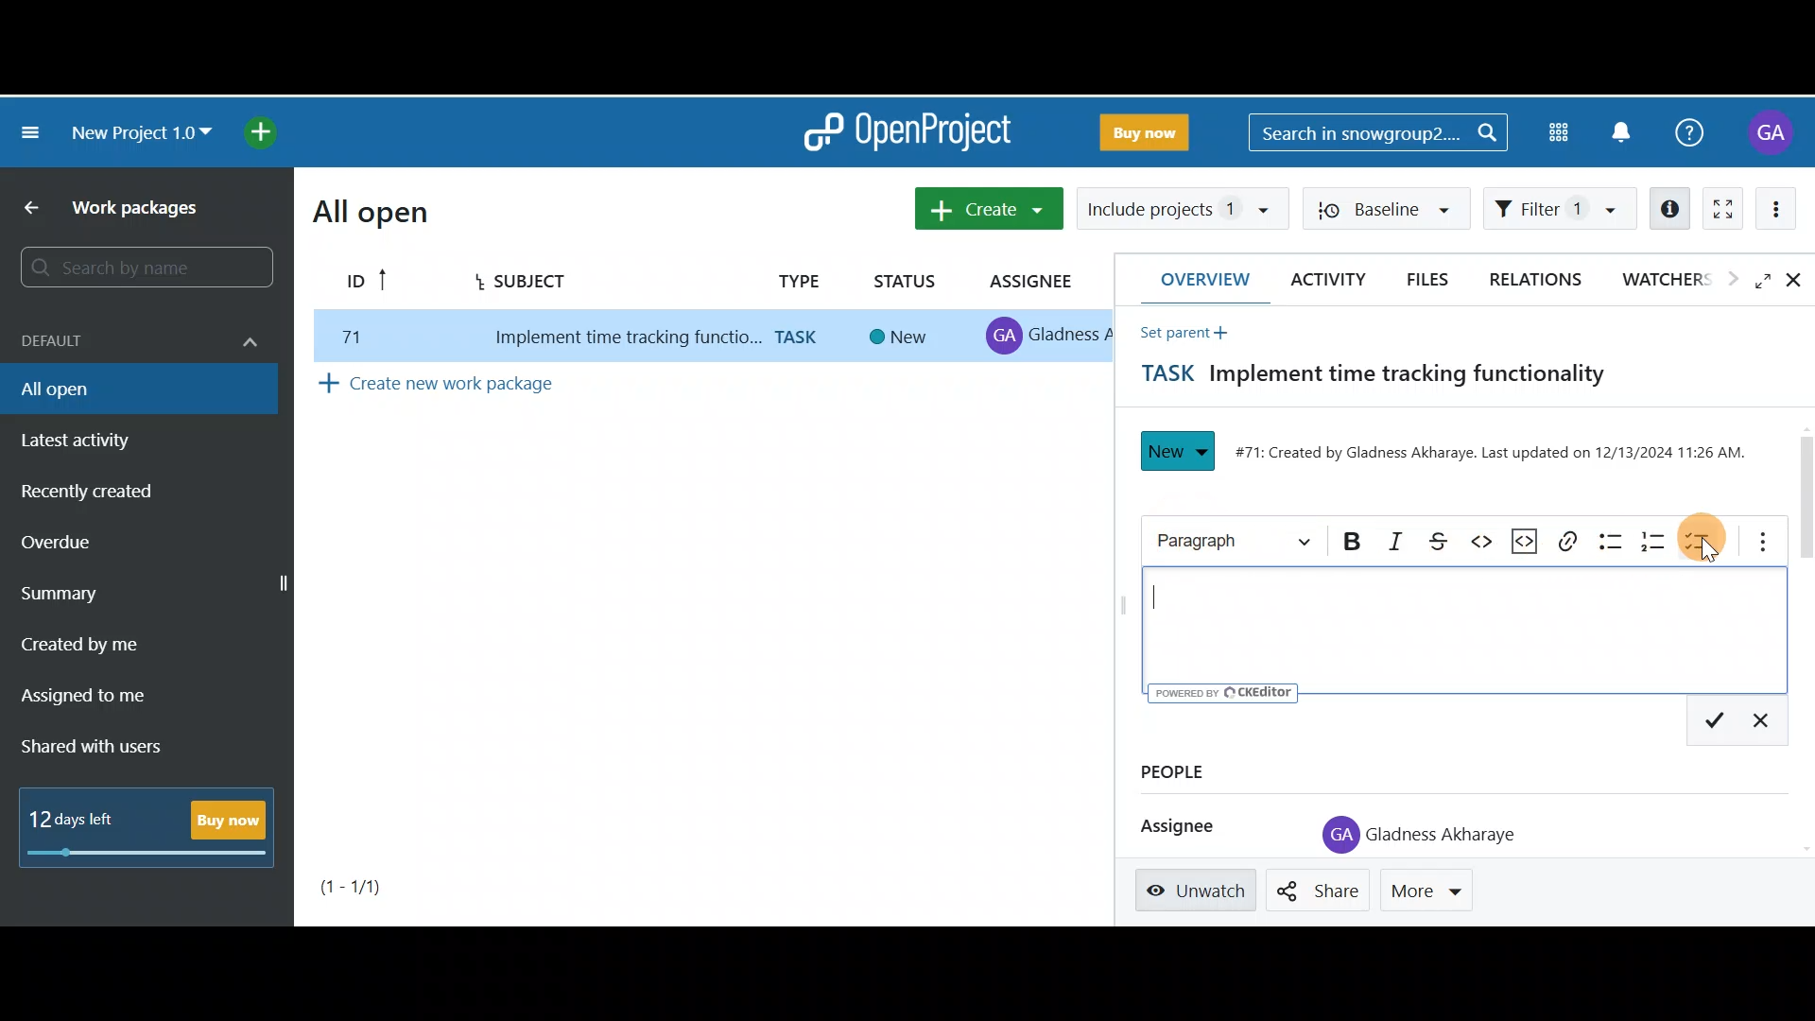  What do you see at coordinates (1537, 278) in the screenshot?
I see `Relations` at bounding box center [1537, 278].